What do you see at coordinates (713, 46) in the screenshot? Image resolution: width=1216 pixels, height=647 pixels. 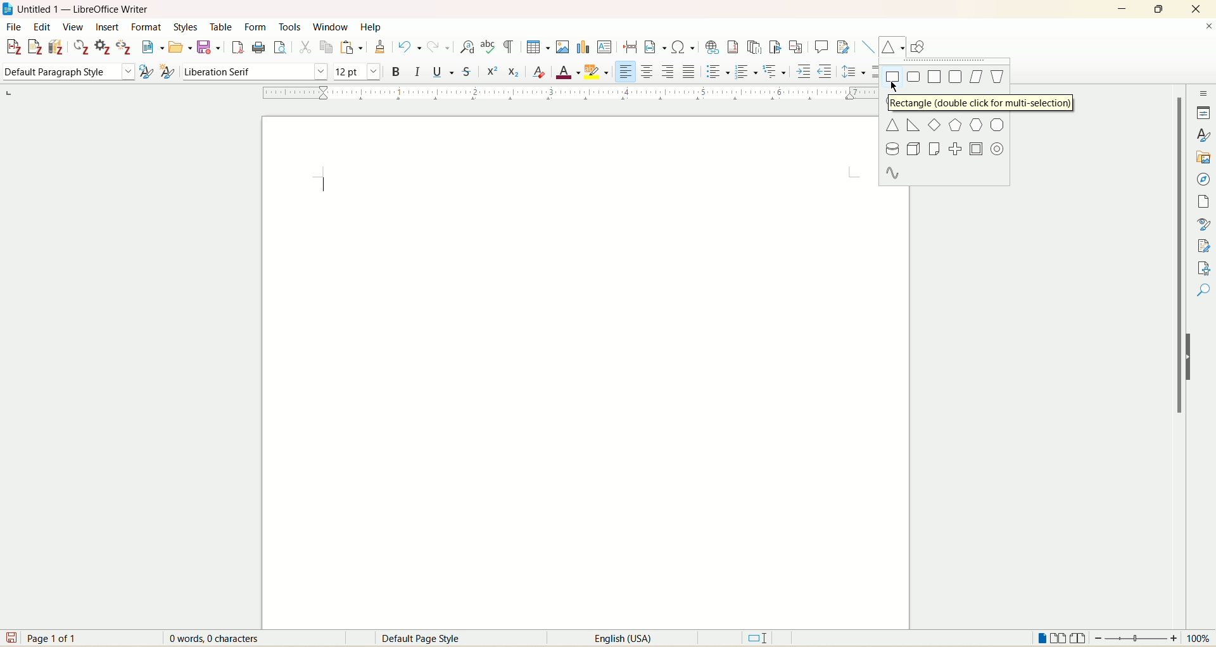 I see `insert hyperlink` at bounding box center [713, 46].